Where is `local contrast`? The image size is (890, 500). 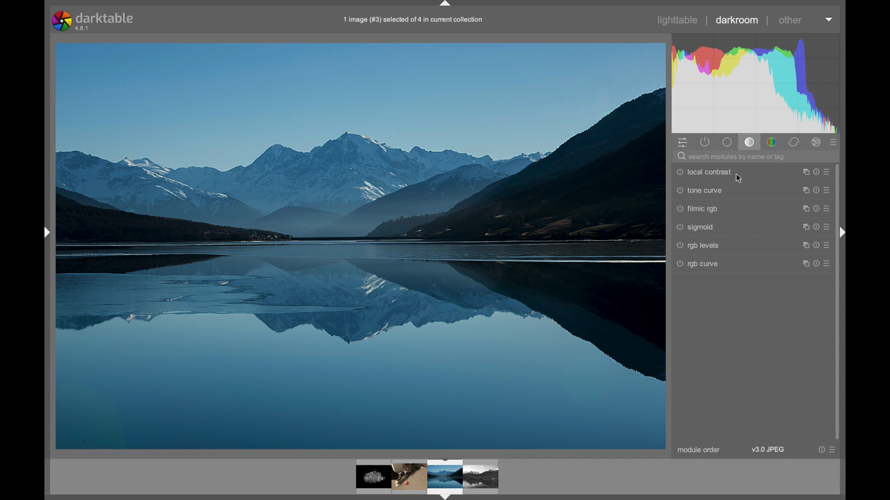 local contrast is located at coordinates (704, 171).